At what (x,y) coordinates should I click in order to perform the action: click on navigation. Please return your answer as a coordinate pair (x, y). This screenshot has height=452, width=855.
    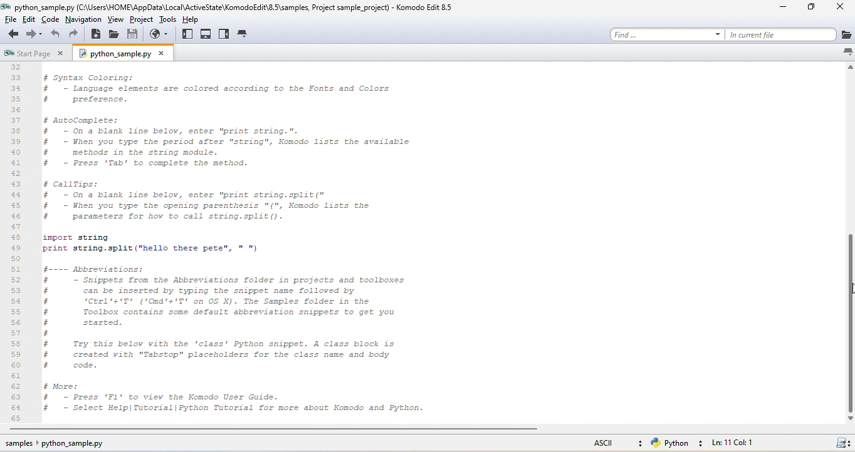
    Looking at the image, I should click on (83, 20).